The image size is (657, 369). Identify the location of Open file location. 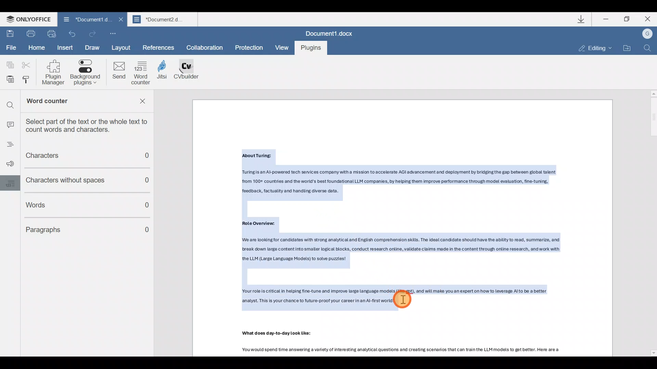
(628, 47).